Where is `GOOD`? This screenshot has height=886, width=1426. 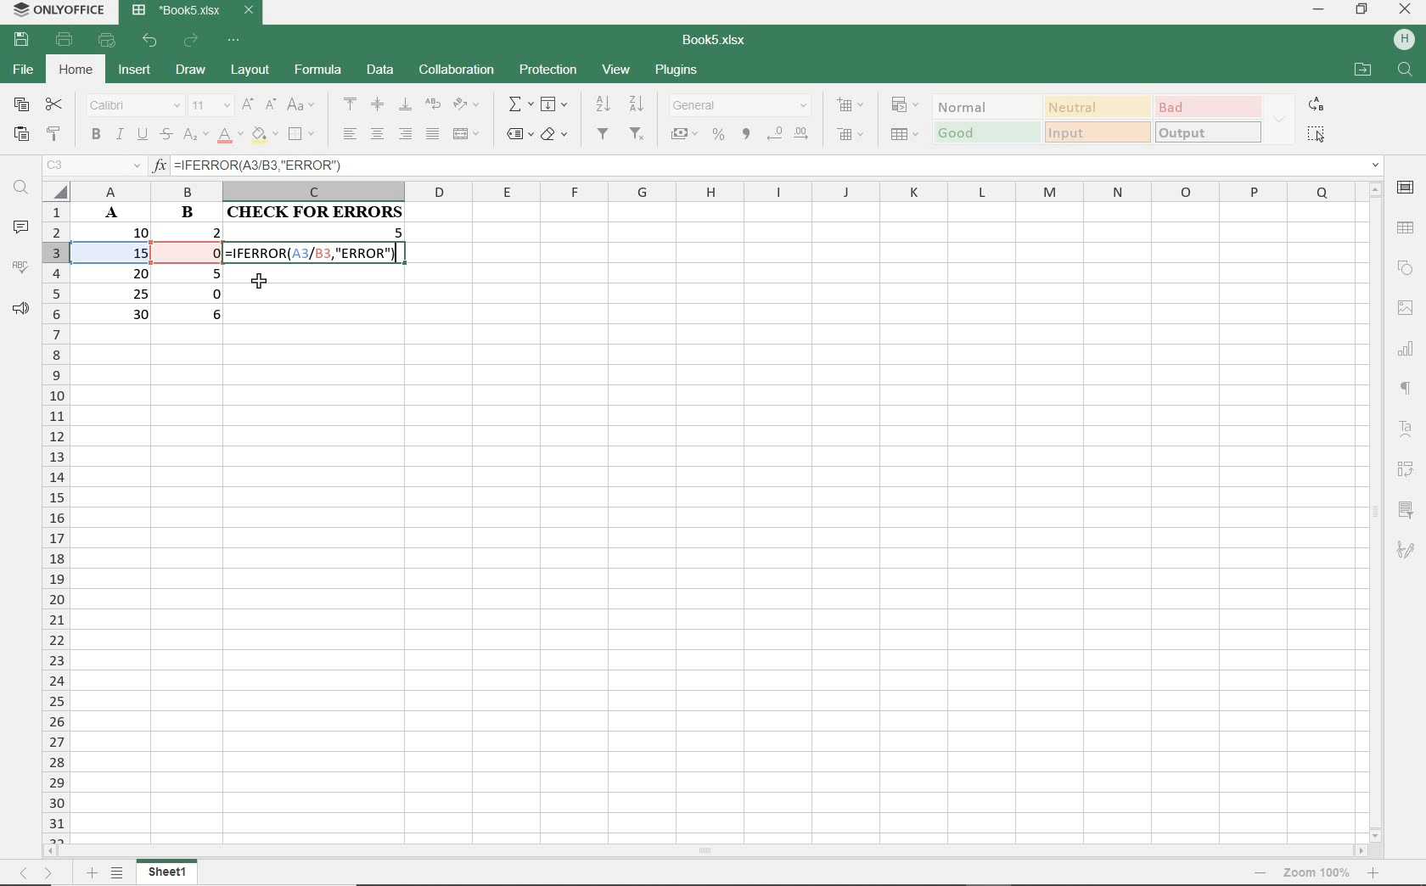 GOOD is located at coordinates (986, 133).